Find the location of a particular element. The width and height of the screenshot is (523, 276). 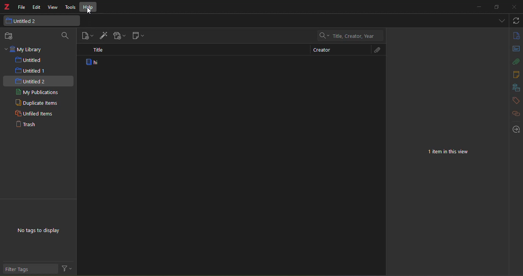

Title, Creator, Year is located at coordinates (348, 36).